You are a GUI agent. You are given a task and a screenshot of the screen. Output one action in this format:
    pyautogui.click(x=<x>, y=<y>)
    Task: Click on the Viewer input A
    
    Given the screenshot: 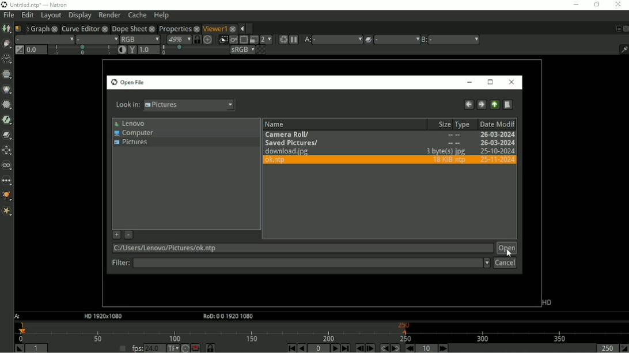 What is the action you would take?
    pyautogui.click(x=306, y=40)
    